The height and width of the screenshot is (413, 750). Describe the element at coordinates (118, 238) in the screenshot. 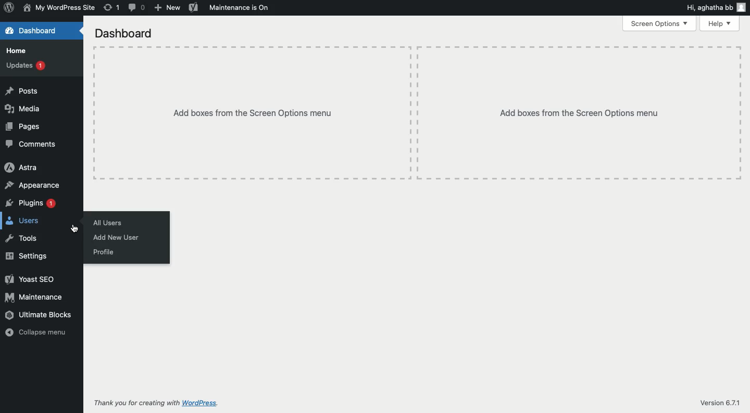

I see `Add new user` at that location.